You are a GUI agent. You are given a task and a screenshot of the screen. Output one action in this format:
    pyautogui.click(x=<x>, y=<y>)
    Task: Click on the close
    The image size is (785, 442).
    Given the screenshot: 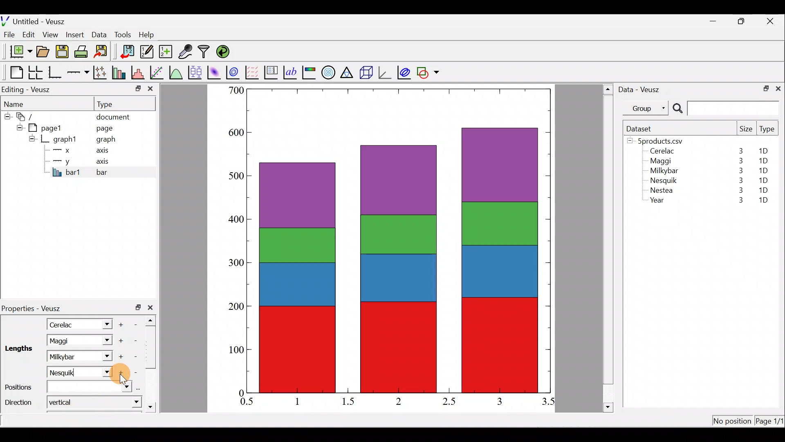 What is the action you would take?
    pyautogui.click(x=778, y=88)
    